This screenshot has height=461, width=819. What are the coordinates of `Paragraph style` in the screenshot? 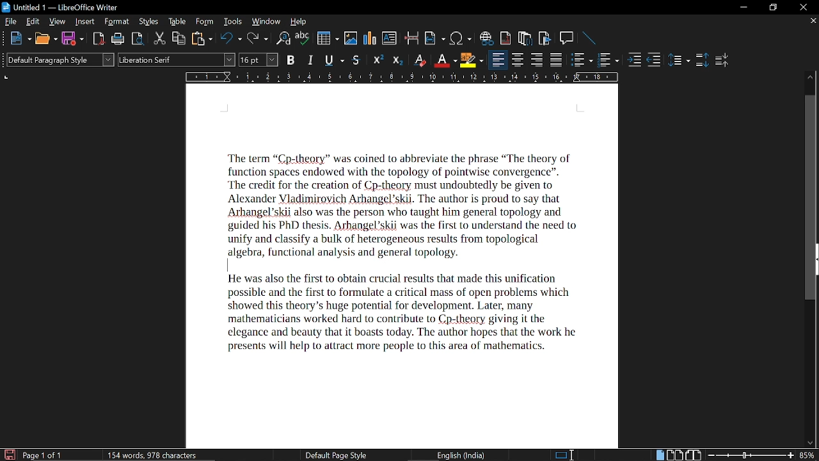 It's located at (58, 60).